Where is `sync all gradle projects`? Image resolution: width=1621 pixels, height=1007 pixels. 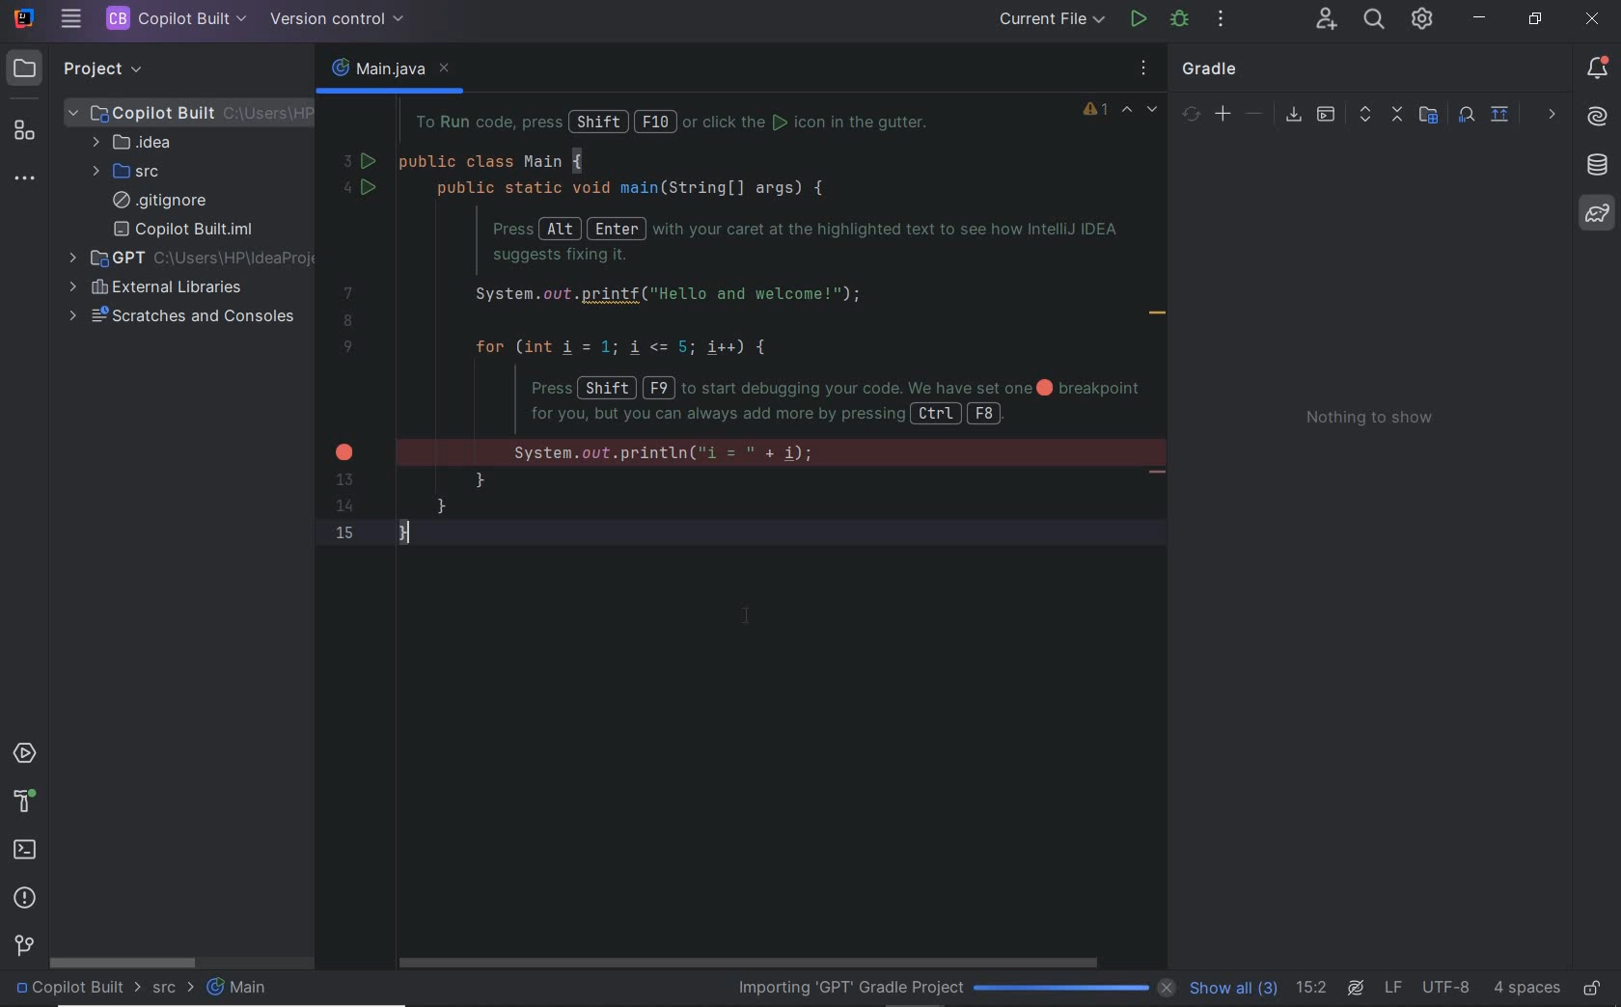 sync all gradle projects is located at coordinates (1193, 116).